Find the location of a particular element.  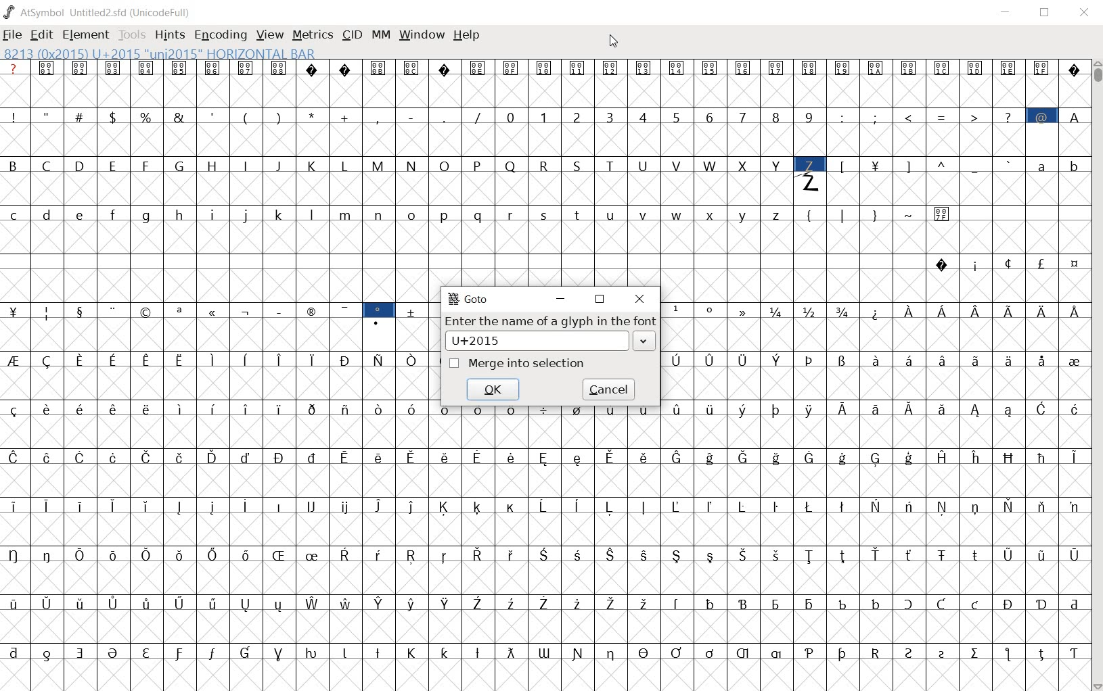

GLYPHS is located at coordinates (215, 373).